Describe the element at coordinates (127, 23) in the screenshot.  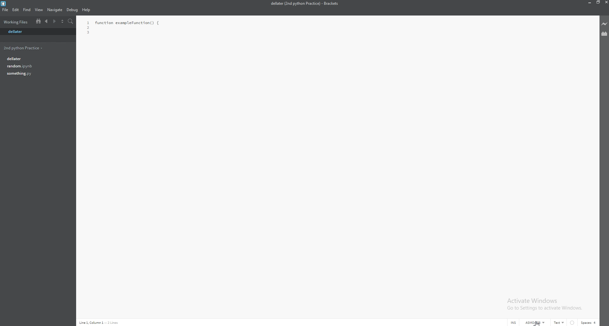
I see `function exampleFunction() {` at that location.